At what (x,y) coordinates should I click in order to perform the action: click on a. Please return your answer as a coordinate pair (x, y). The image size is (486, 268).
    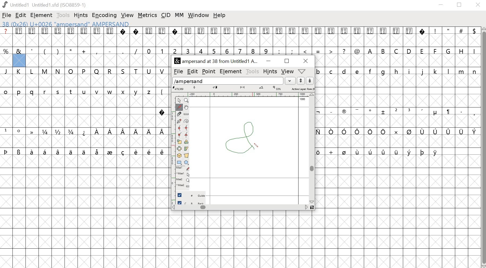
    Looking at the image, I should click on (6, 37).